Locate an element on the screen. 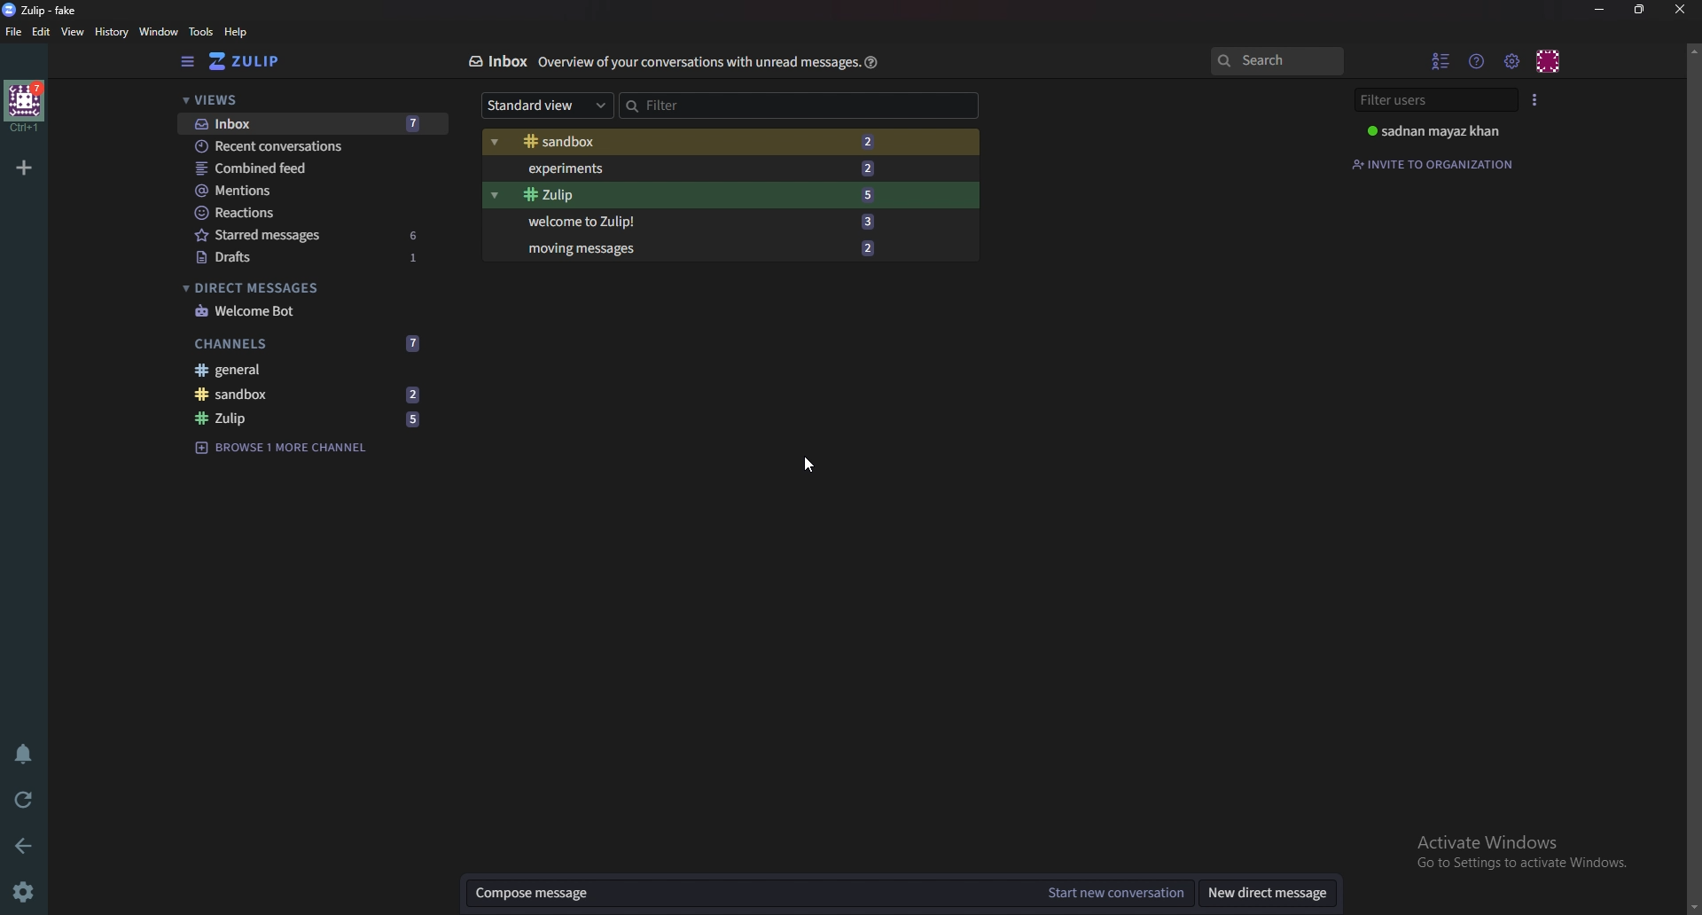 This screenshot has width=1702, height=915. # zulip 5 is located at coordinates (313, 419).